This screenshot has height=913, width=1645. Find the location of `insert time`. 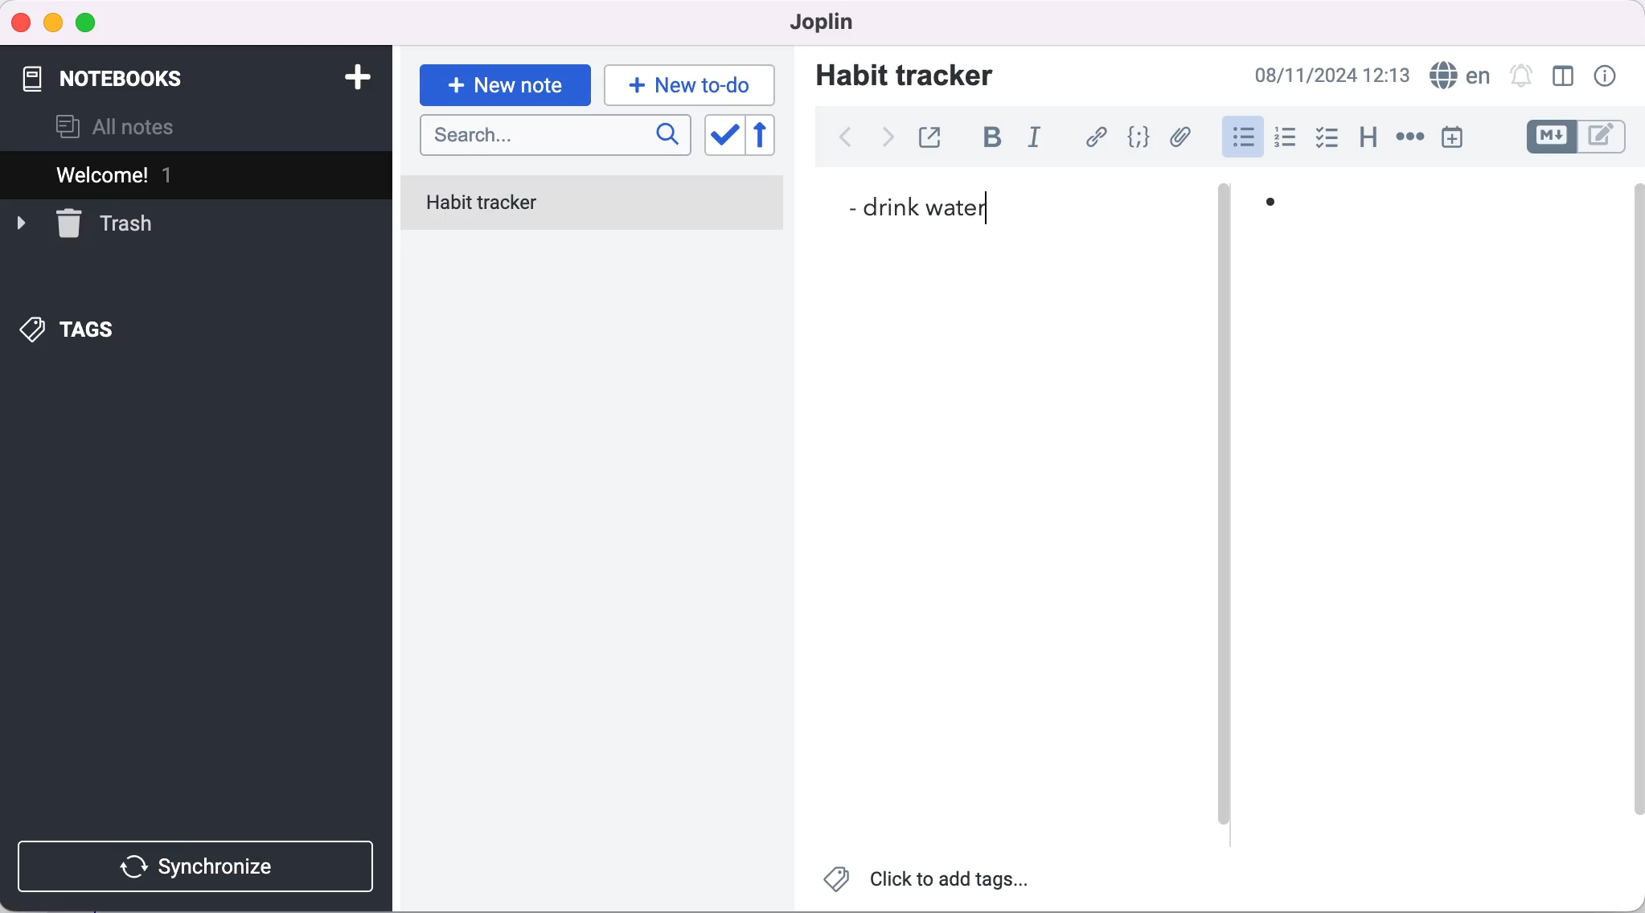

insert time is located at coordinates (1452, 137).